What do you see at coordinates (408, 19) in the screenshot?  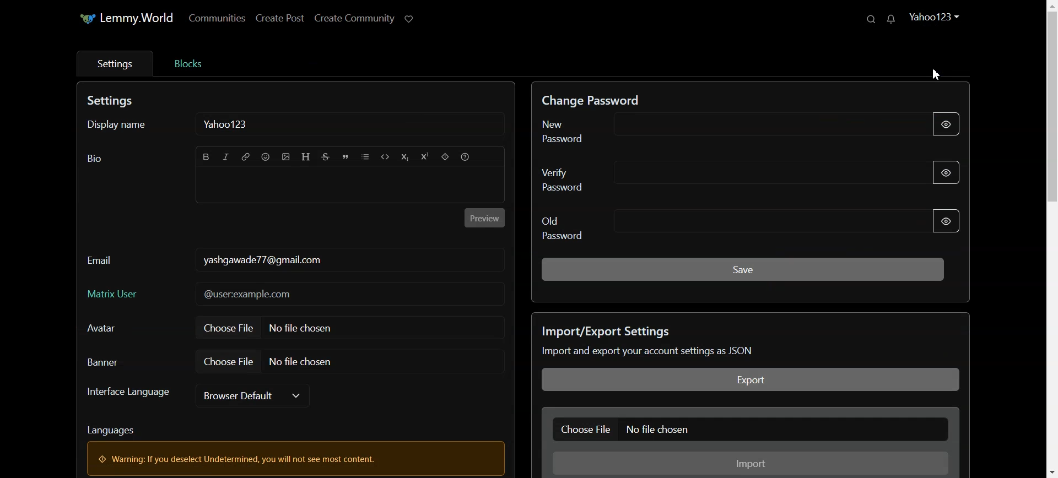 I see `Support lemmy` at bounding box center [408, 19].